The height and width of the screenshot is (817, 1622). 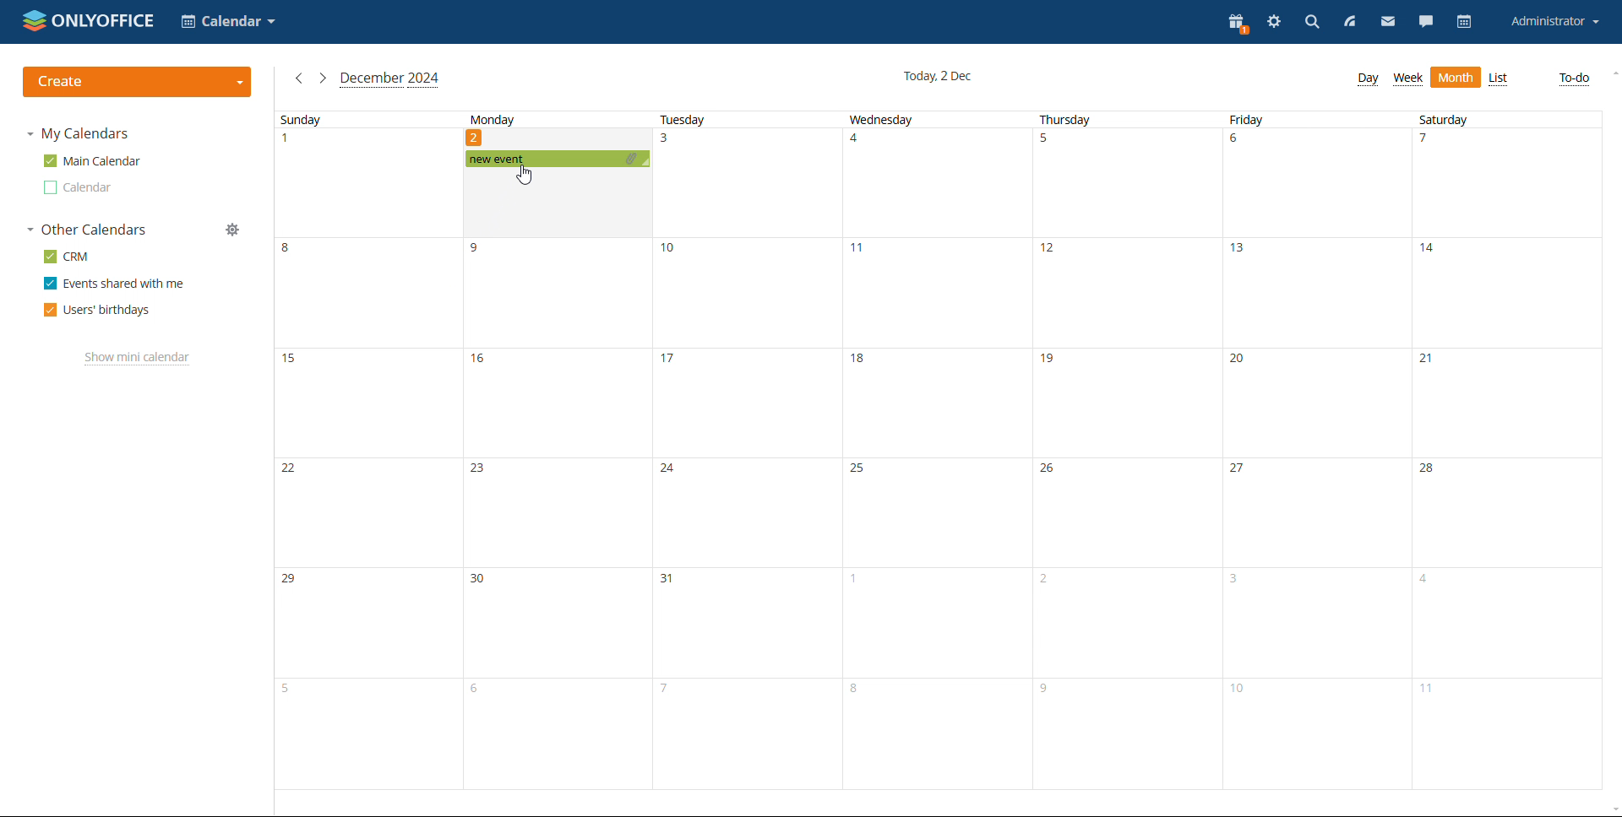 What do you see at coordinates (857, 468) in the screenshot?
I see `25` at bounding box center [857, 468].